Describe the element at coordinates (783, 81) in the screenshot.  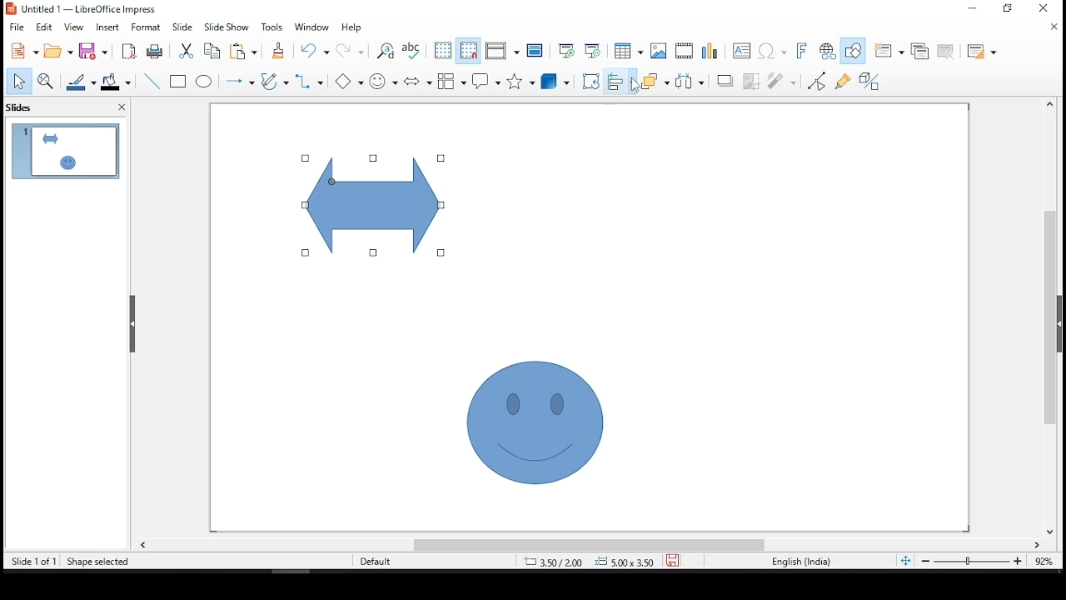
I see `filter` at that location.